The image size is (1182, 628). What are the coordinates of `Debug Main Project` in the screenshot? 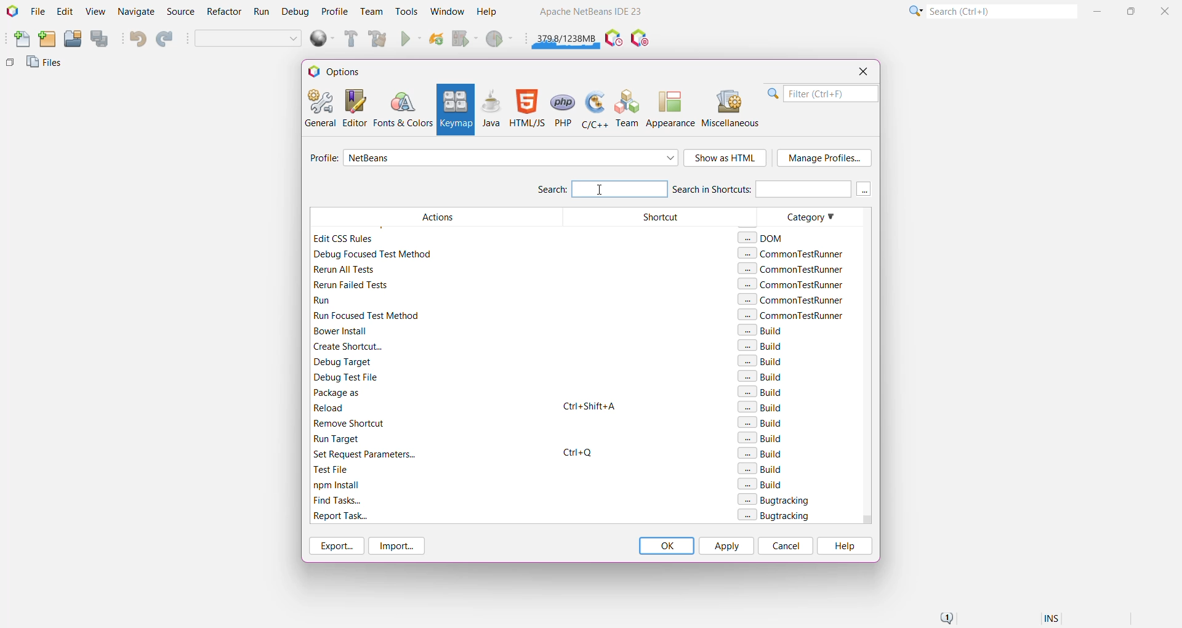 It's located at (464, 39).